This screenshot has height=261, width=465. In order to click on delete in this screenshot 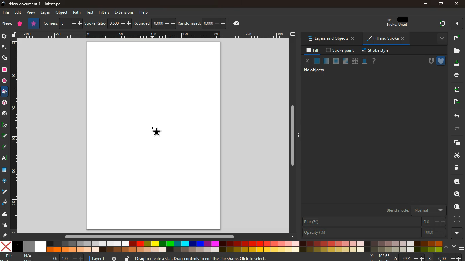, I will do `click(239, 23)`.